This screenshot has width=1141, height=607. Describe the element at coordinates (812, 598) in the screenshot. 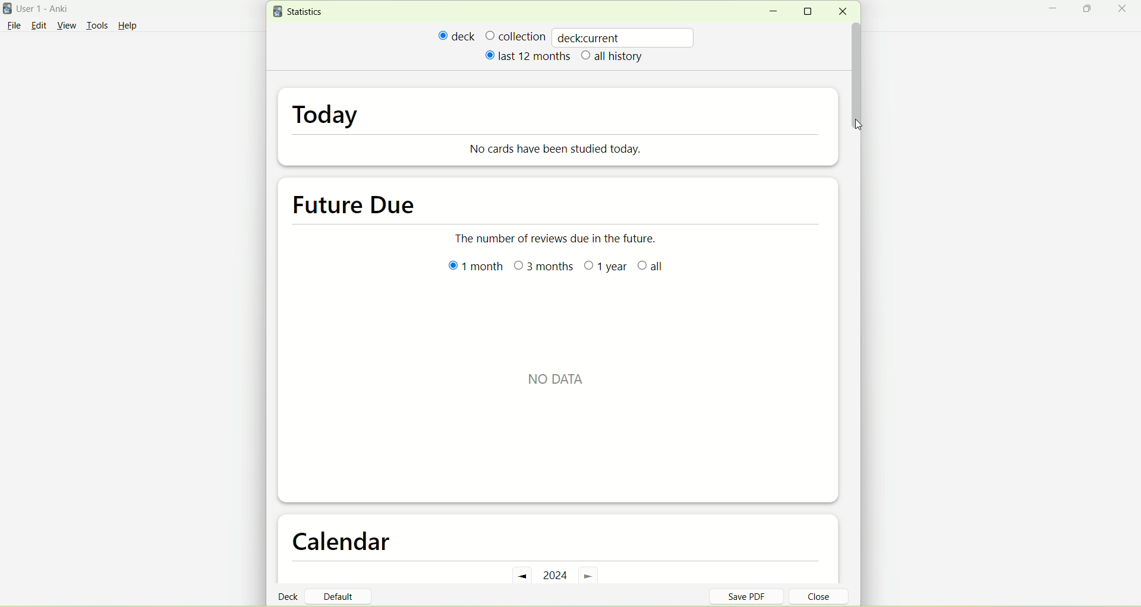

I see `close` at that location.